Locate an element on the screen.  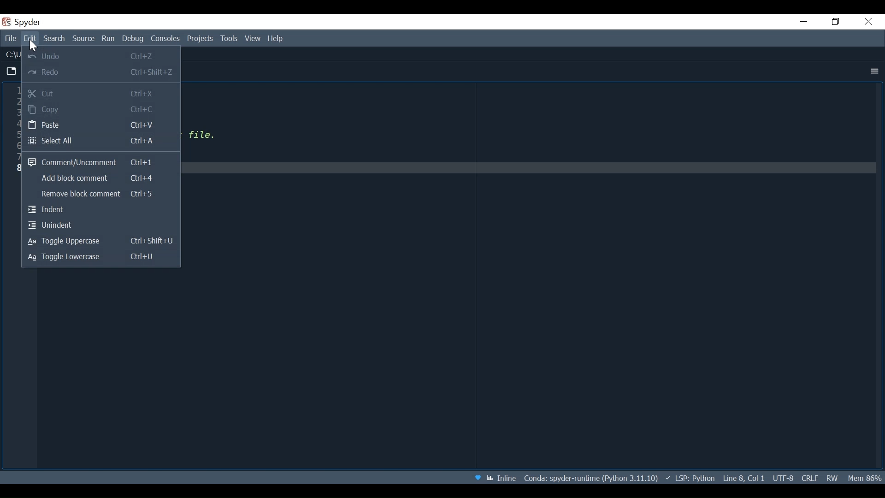
Remove Block Comment is located at coordinates (72, 195).